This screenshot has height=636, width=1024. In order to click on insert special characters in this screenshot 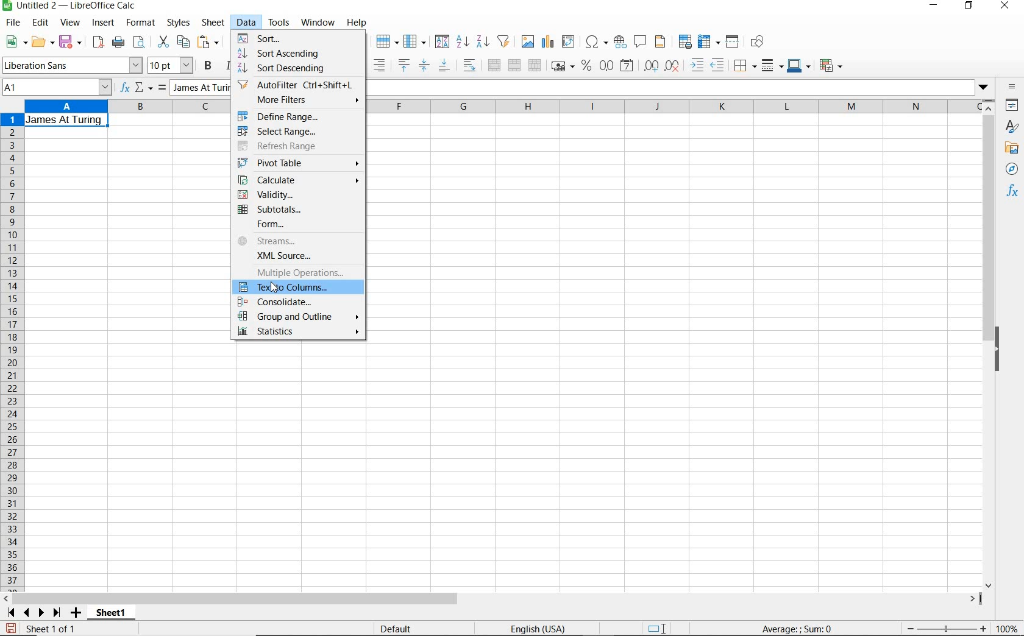, I will do `click(596, 43)`.